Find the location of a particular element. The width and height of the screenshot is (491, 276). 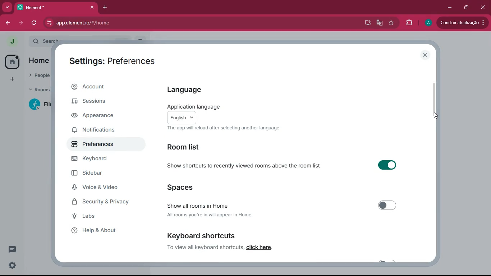

close is located at coordinates (482, 6).